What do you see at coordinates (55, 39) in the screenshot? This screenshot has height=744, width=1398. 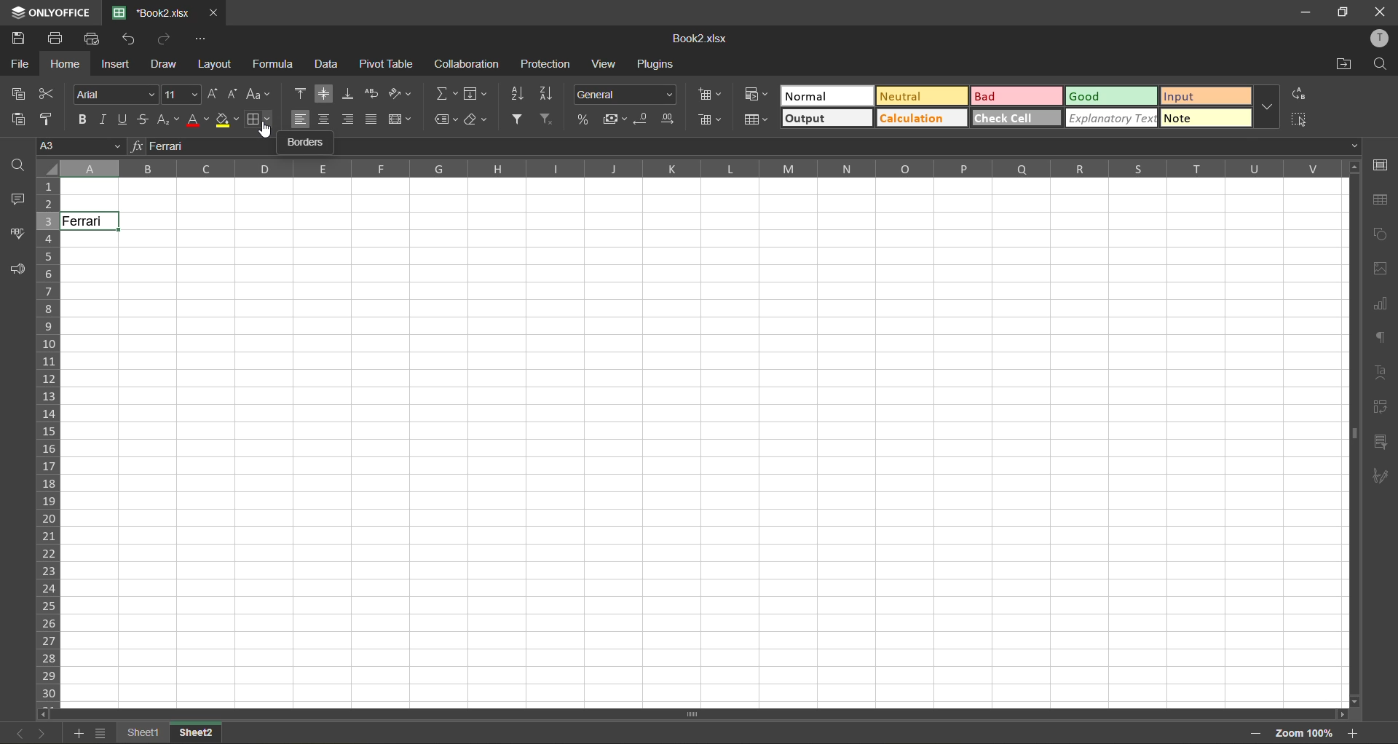 I see `print` at bounding box center [55, 39].